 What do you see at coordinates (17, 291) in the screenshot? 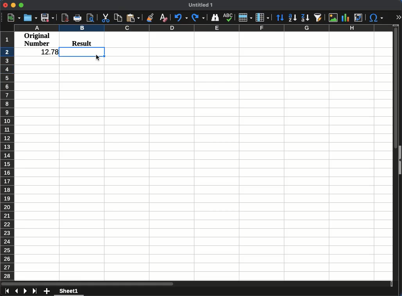
I see `previous sheet` at bounding box center [17, 291].